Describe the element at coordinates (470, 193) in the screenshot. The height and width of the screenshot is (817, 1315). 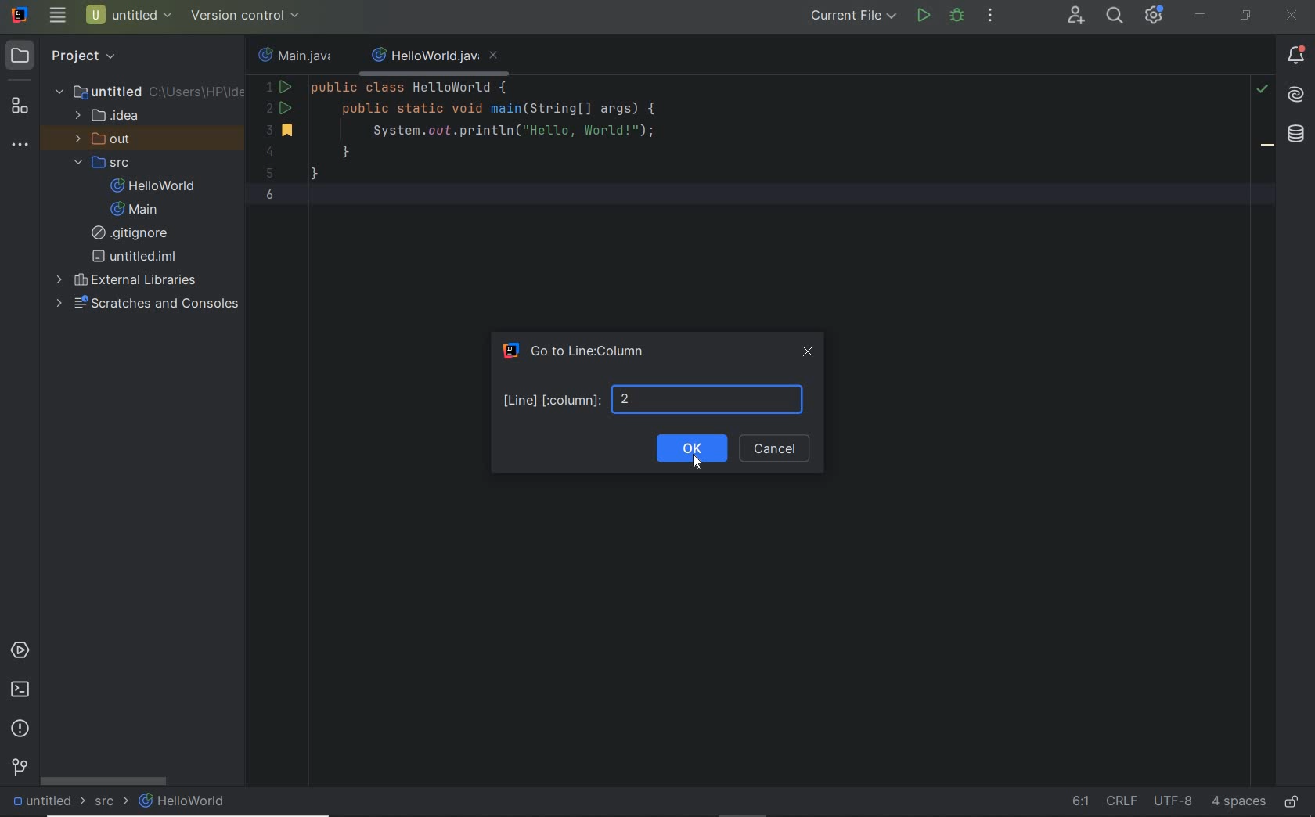
I see `current line` at that location.